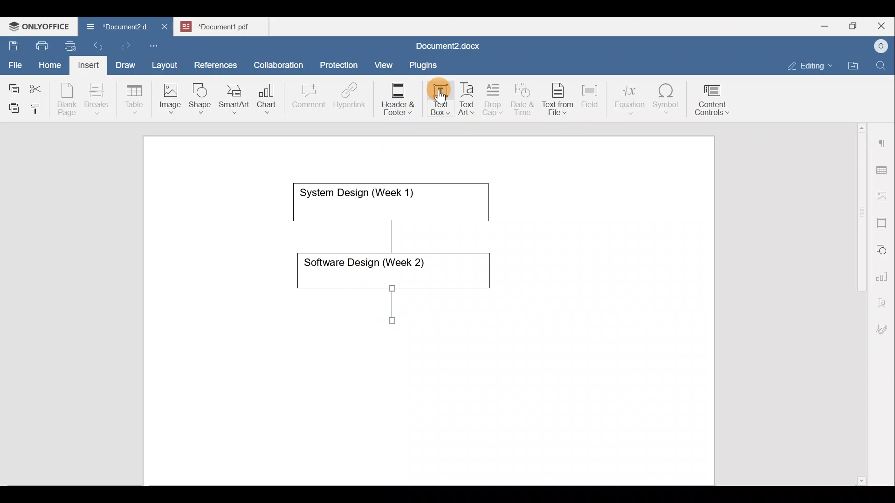 The width and height of the screenshot is (895, 503). I want to click on View, so click(384, 62).